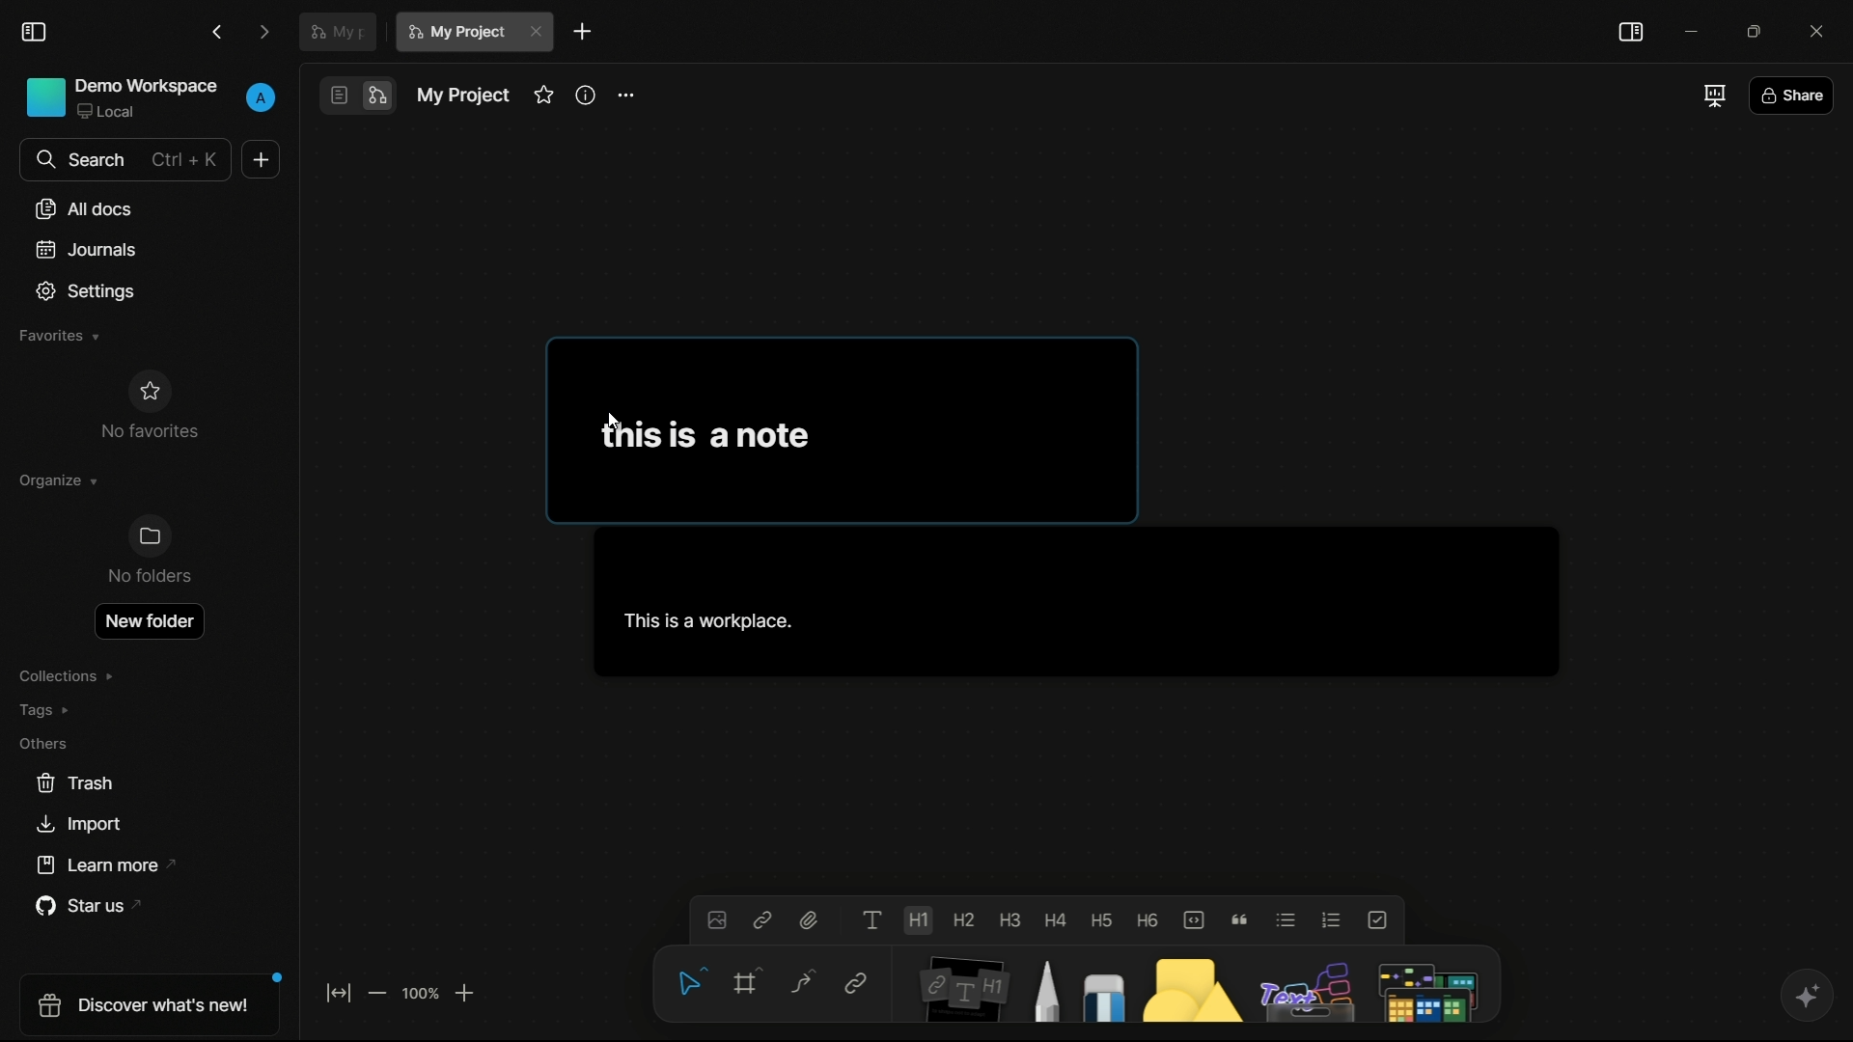 This screenshot has width=1853, height=1042. I want to click on minimize, so click(1690, 31).